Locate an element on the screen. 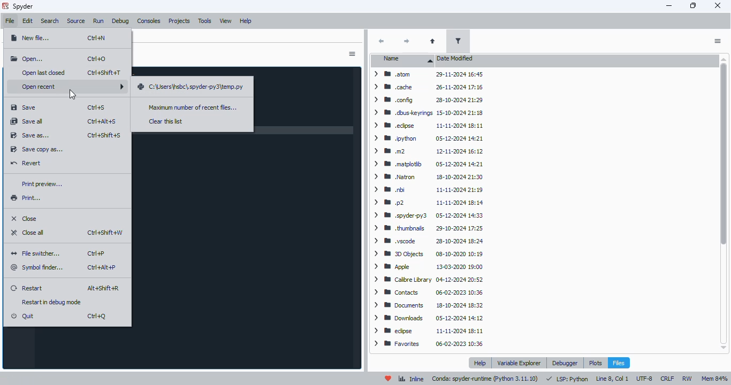 This screenshot has width=731, height=385. restart in debug mode is located at coordinates (52, 302).